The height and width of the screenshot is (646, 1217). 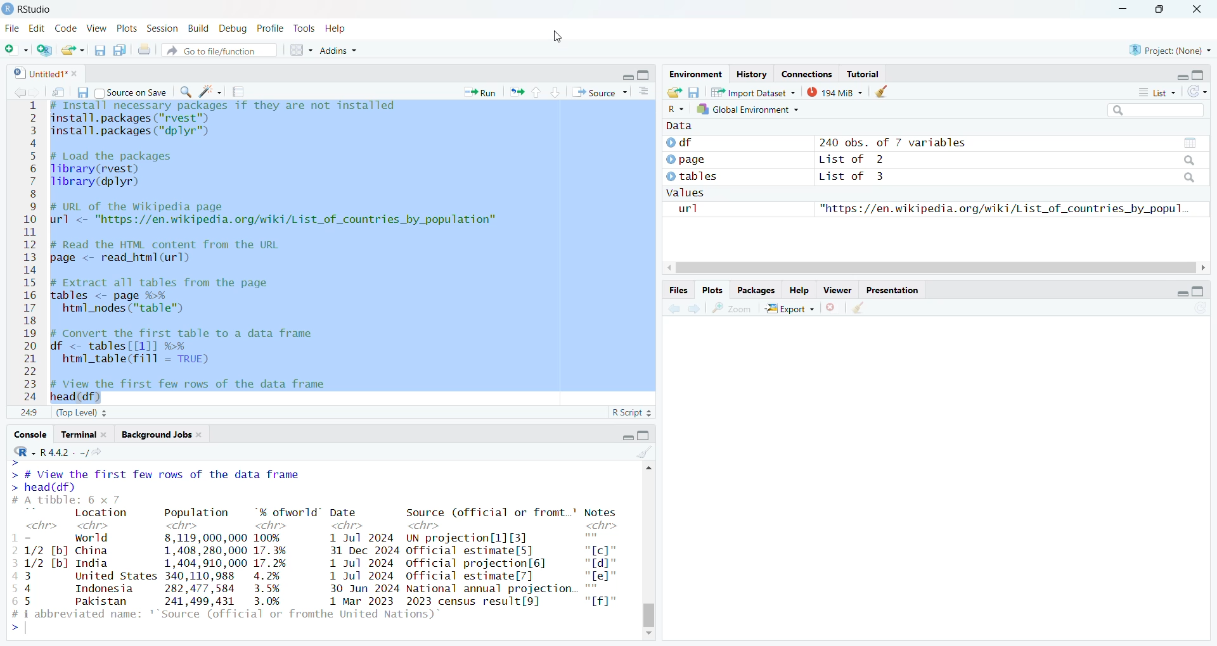 What do you see at coordinates (559, 37) in the screenshot?
I see `cursor` at bounding box center [559, 37].